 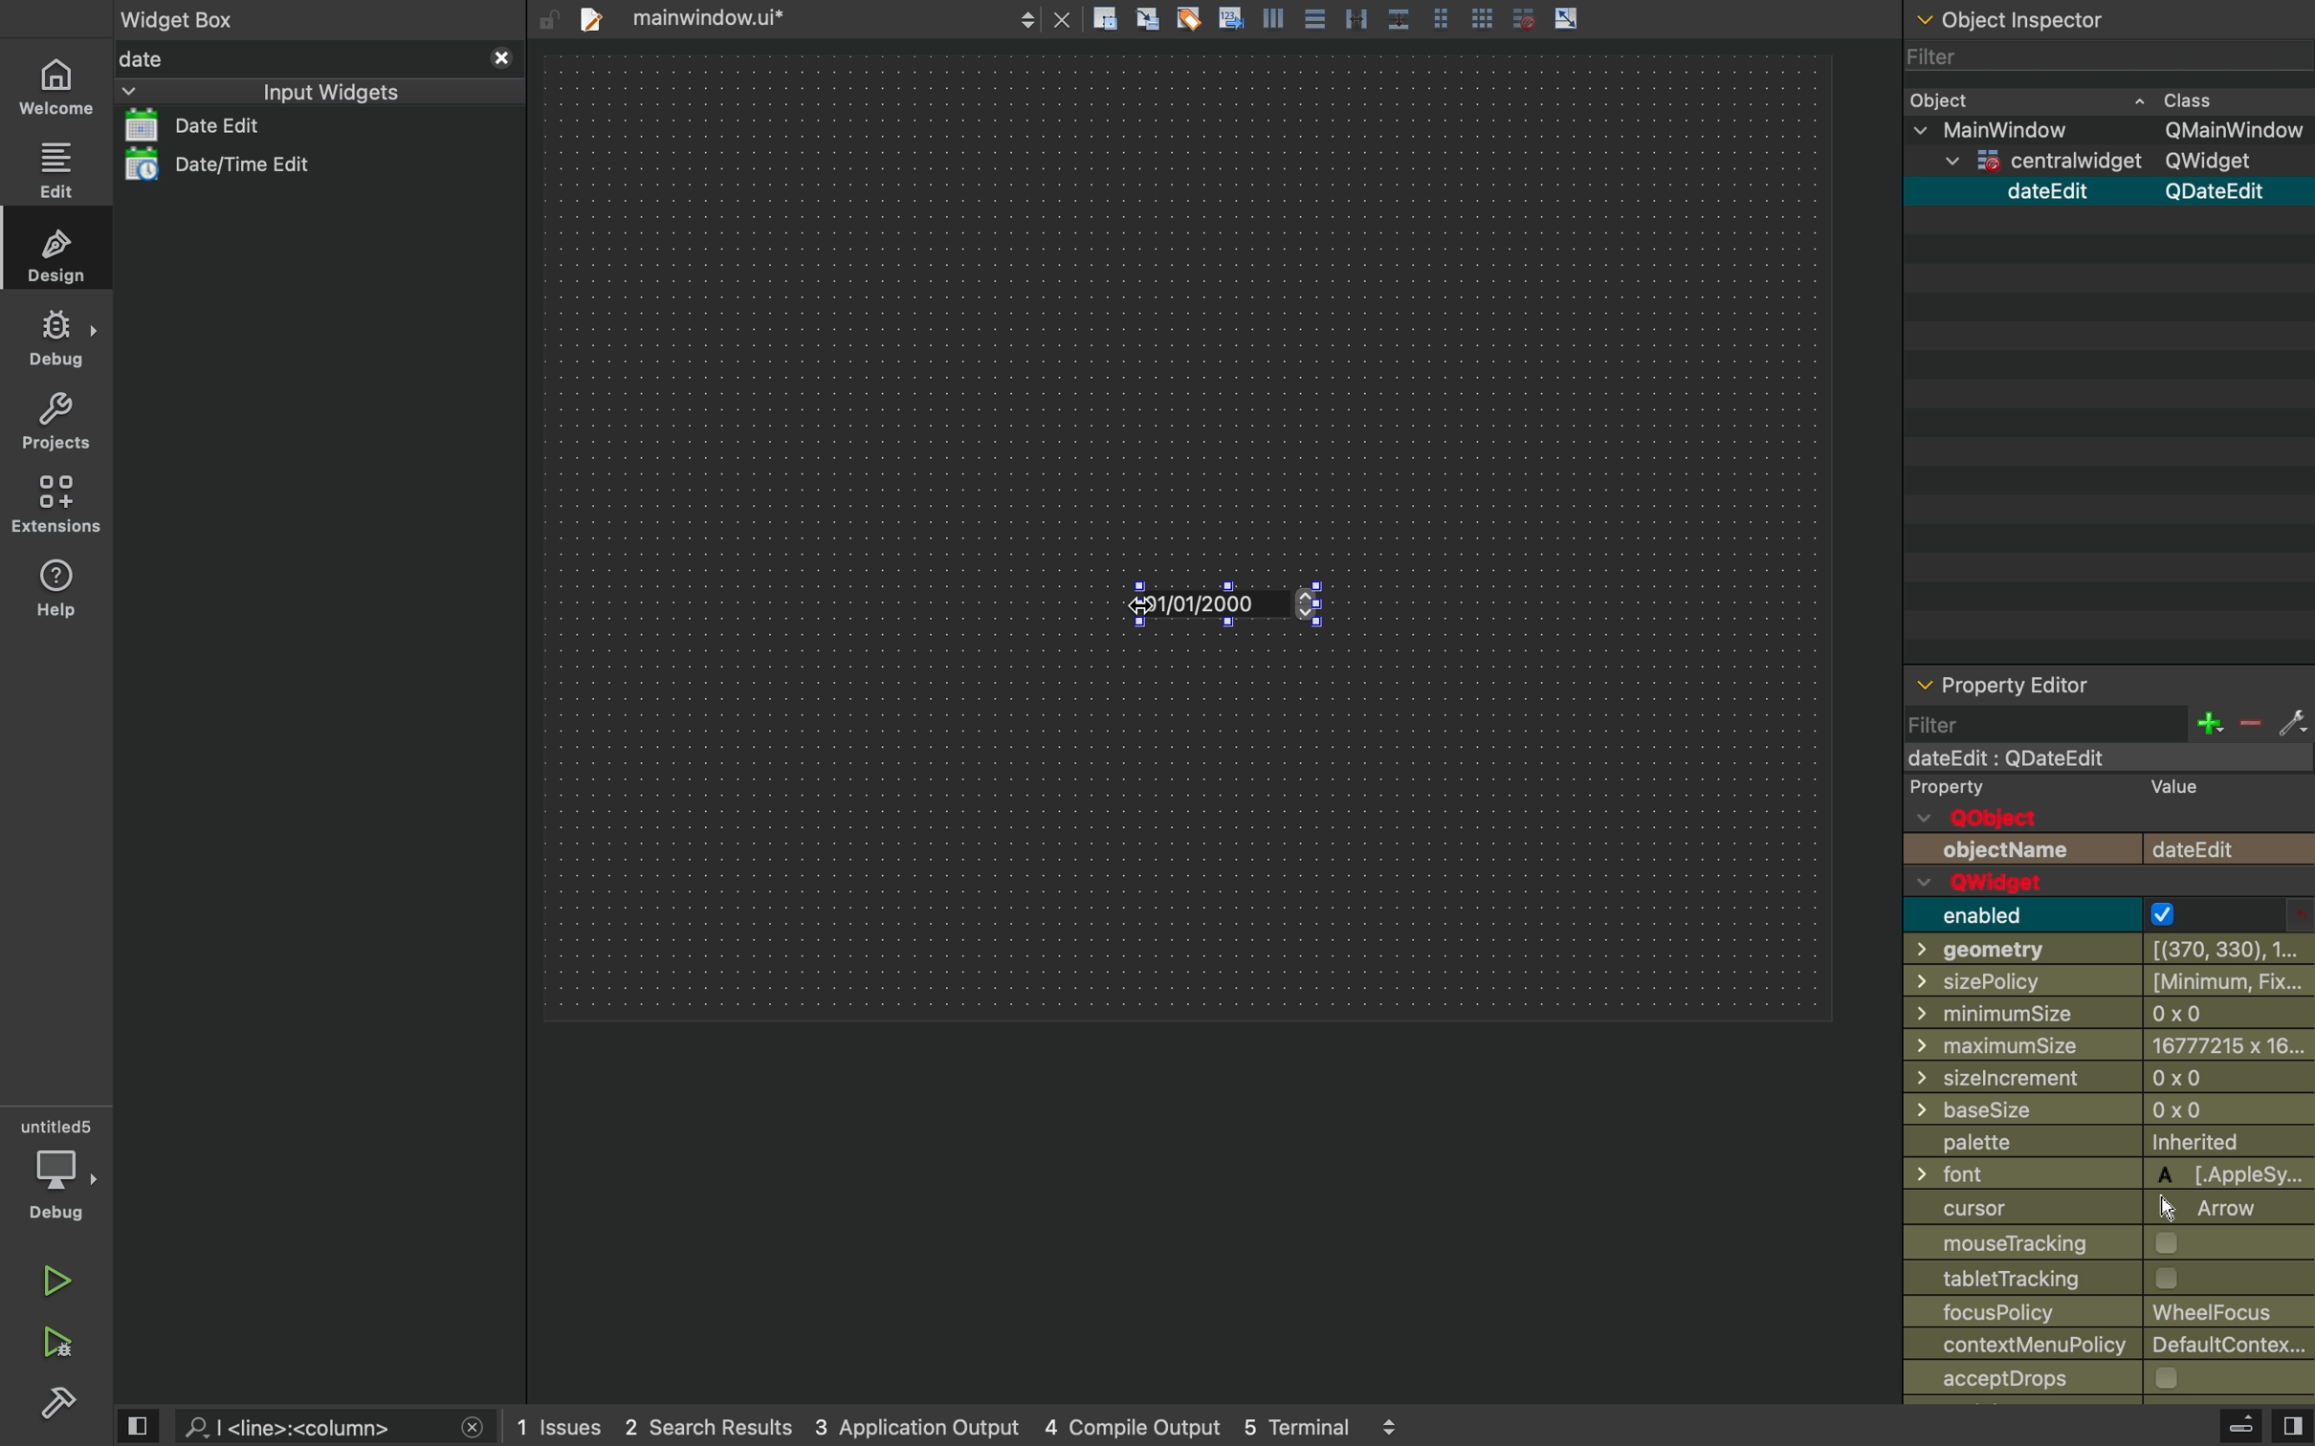 What do you see at coordinates (1137, 617) in the screenshot?
I see `cursor` at bounding box center [1137, 617].